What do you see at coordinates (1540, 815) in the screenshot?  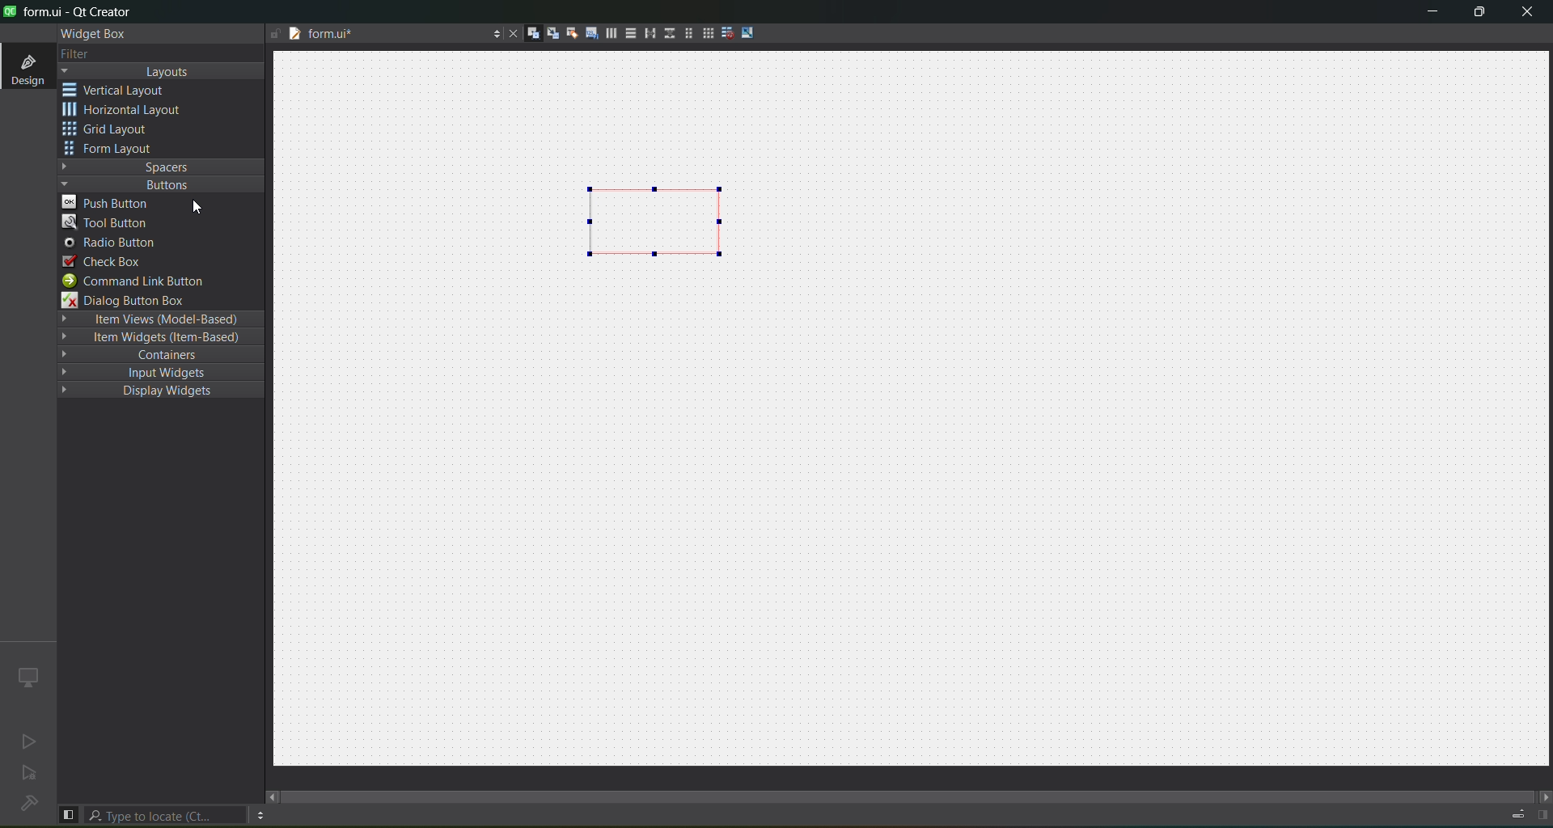 I see `Show/hide right pane` at bounding box center [1540, 815].